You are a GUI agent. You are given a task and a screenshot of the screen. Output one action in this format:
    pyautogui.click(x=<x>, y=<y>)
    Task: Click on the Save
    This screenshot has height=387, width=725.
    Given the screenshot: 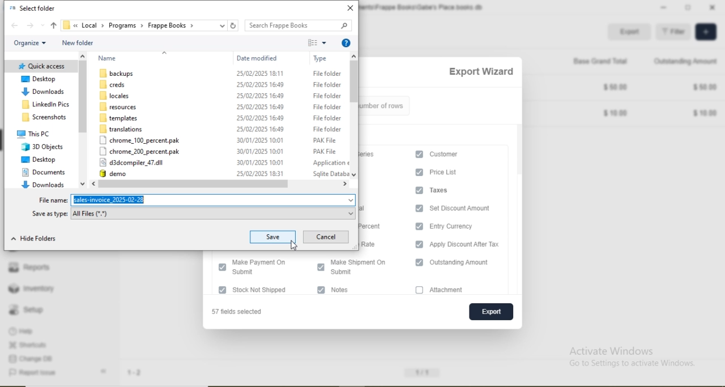 What is the action you would take?
    pyautogui.click(x=274, y=236)
    